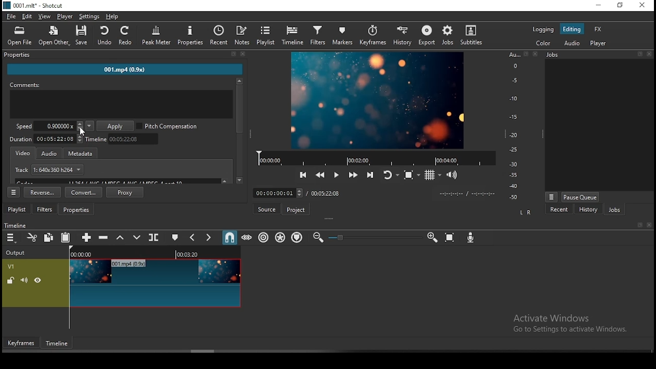 The width and height of the screenshot is (656, 369). I want to click on play quickly forward, so click(354, 175).